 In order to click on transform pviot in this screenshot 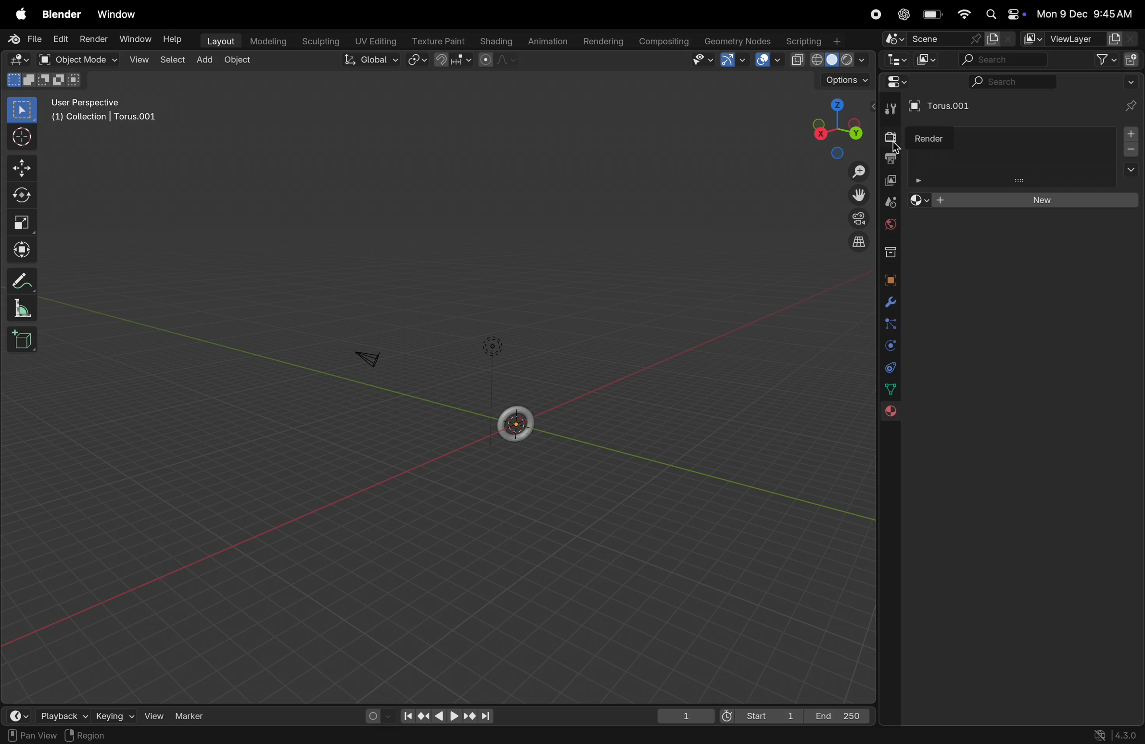, I will do `click(414, 62)`.